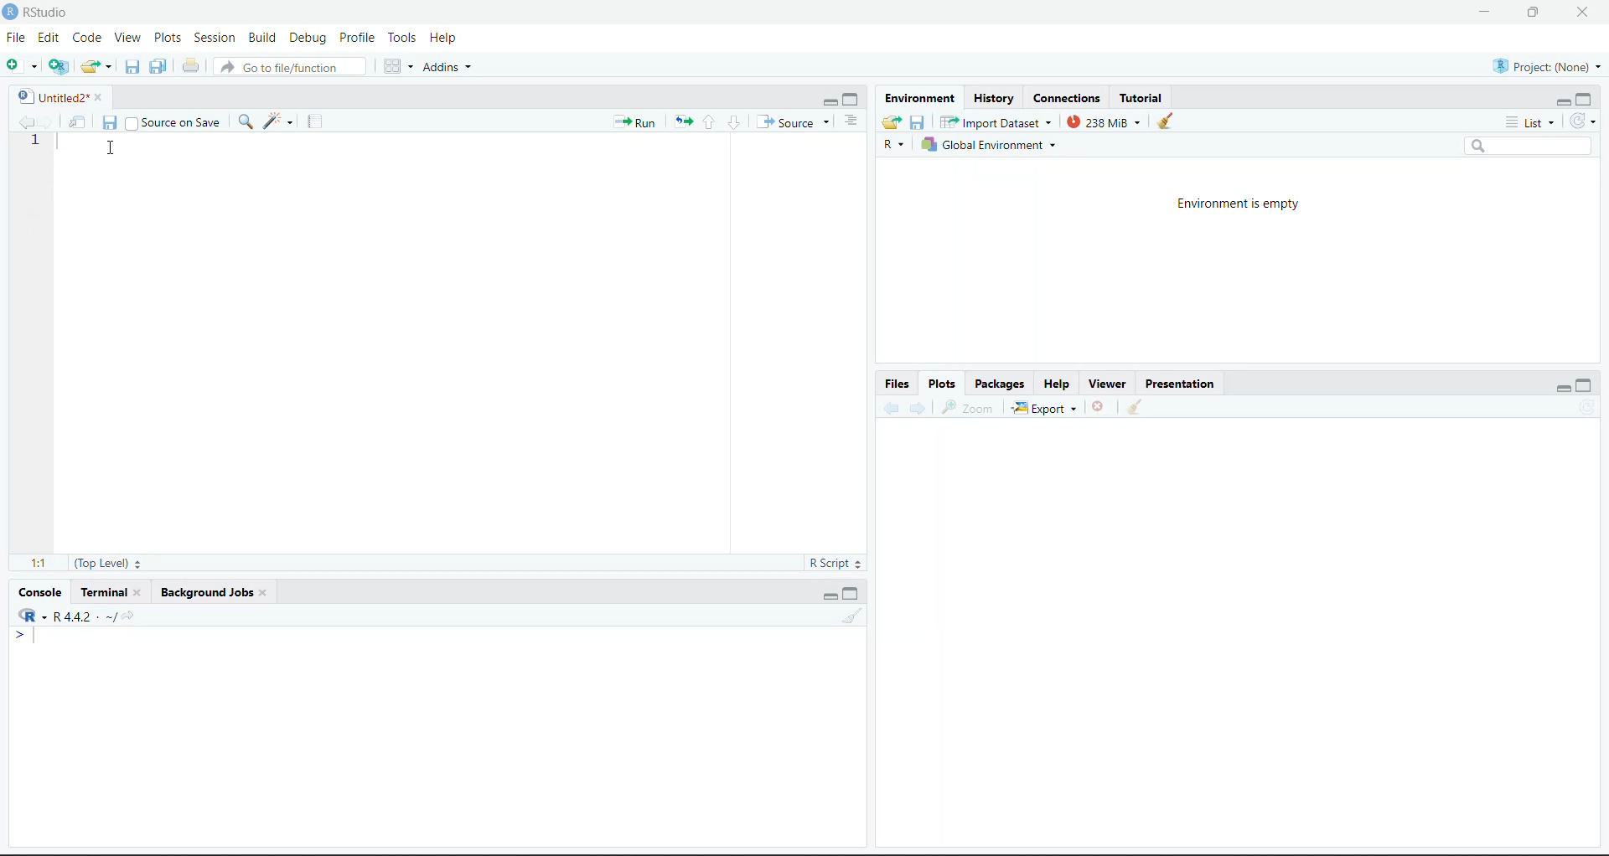 This screenshot has width=1609, height=856. What do you see at coordinates (22, 64) in the screenshot?
I see `new file` at bounding box center [22, 64].